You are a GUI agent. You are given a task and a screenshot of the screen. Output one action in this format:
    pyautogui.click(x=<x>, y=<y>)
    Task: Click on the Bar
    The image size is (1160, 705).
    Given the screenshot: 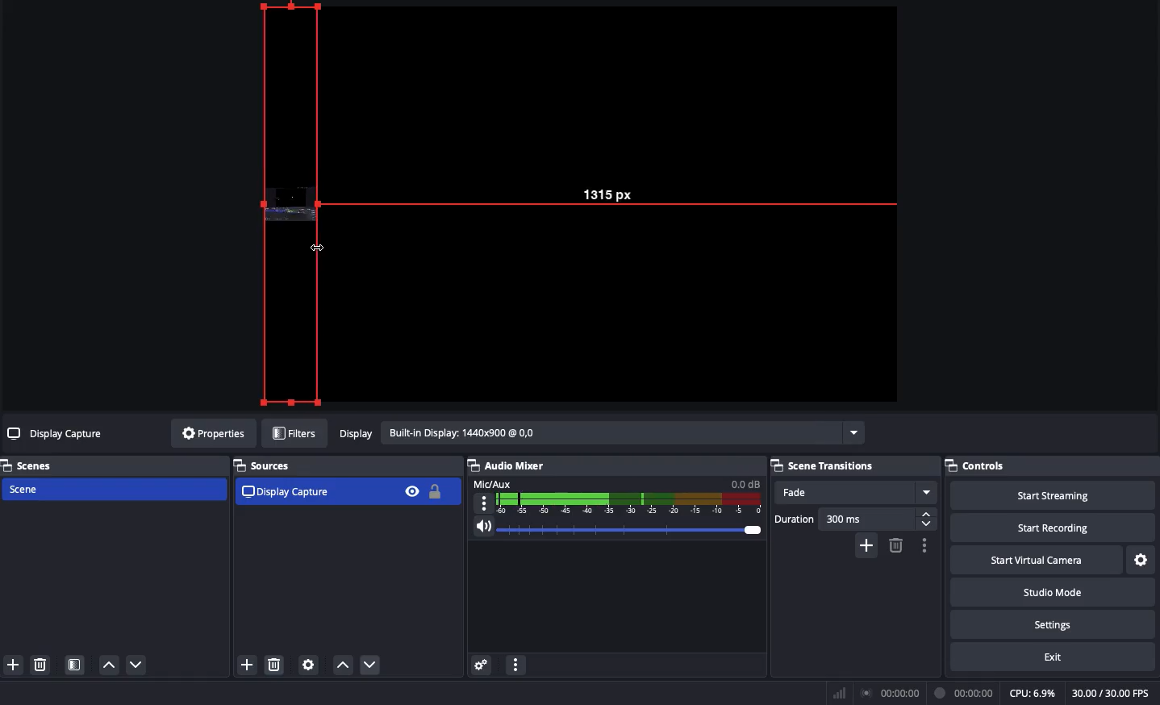 What is the action you would take?
    pyautogui.click(x=840, y=693)
    